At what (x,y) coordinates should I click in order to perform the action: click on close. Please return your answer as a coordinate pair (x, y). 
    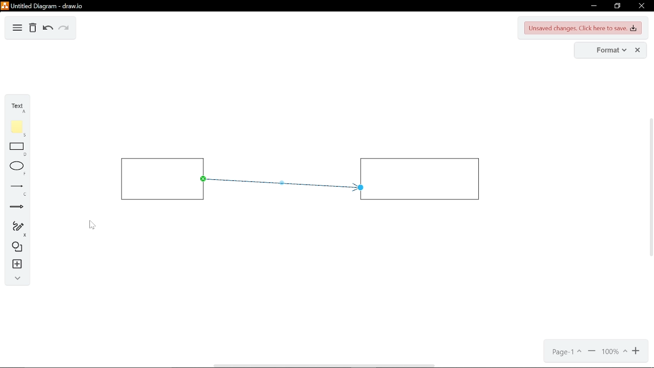
    Looking at the image, I should click on (643, 7).